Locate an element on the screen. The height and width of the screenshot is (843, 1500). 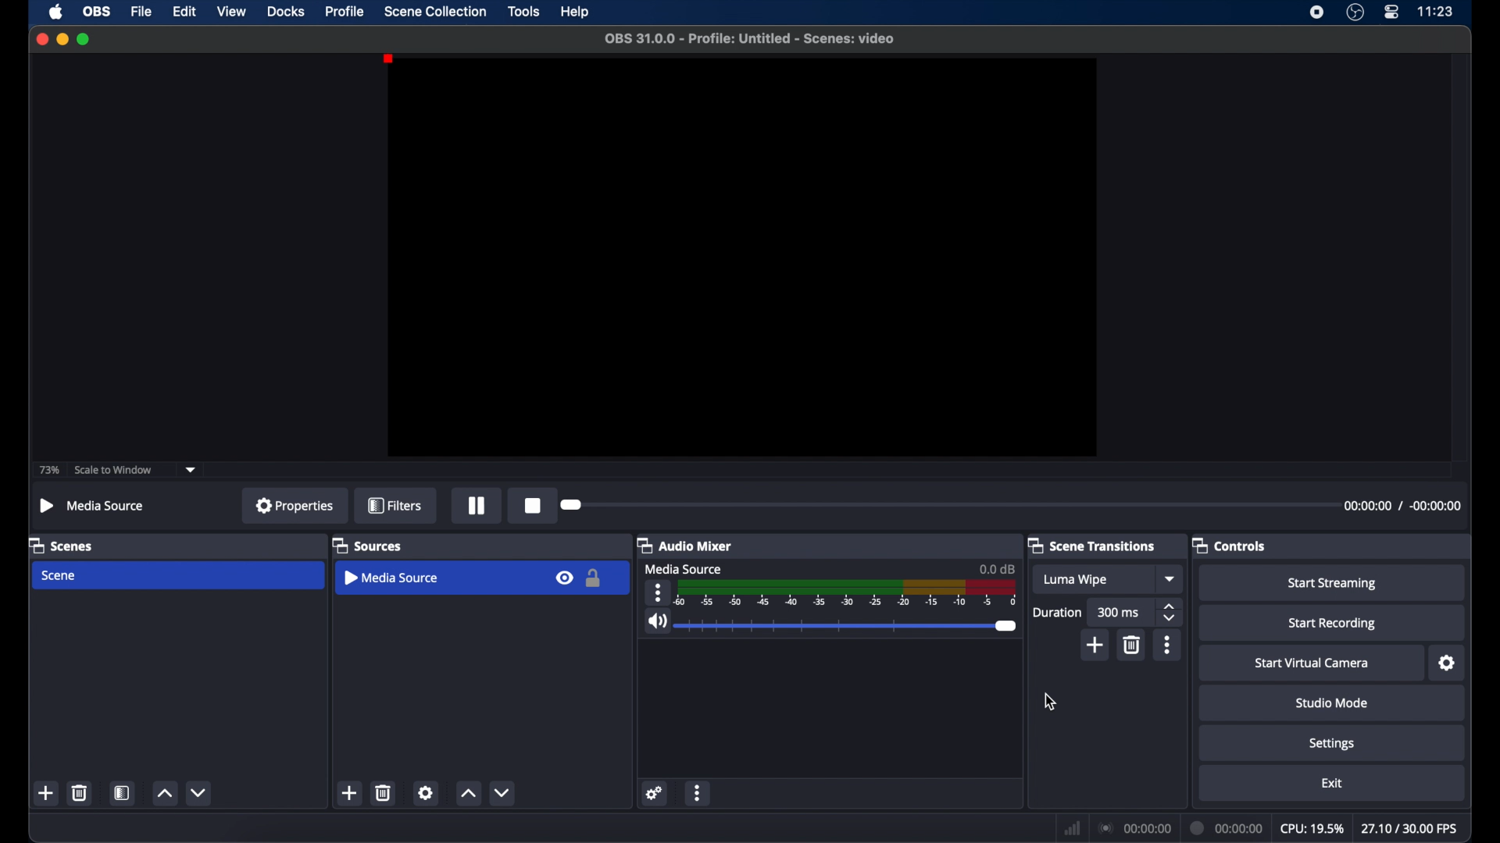
connection is located at coordinates (1136, 828).